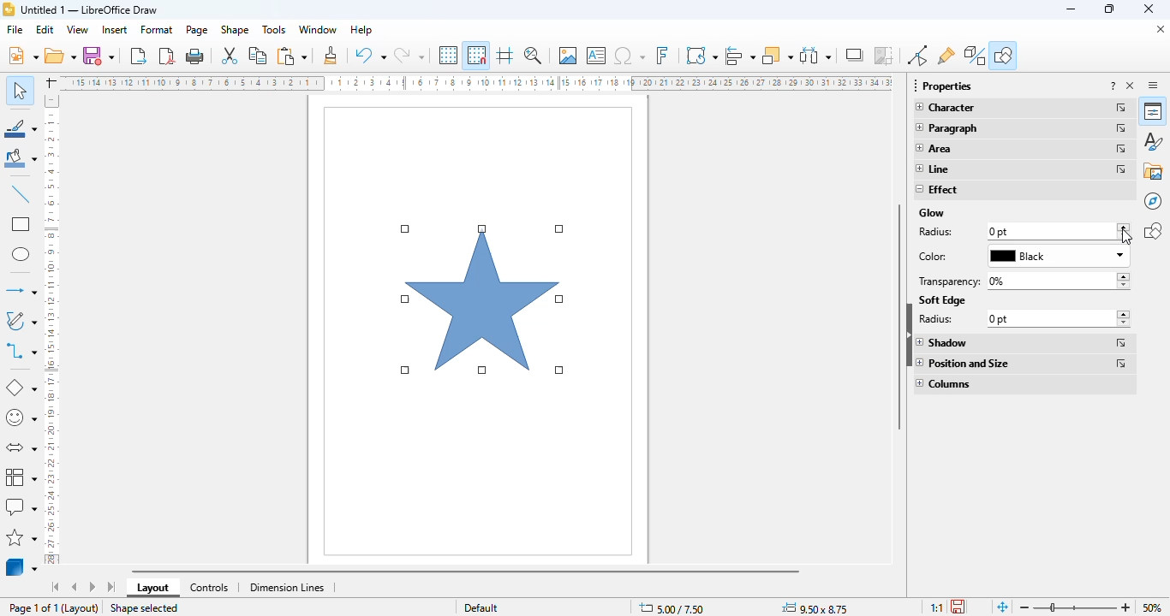 The height and width of the screenshot is (616, 1170). Describe the element at coordinates (210, 589) in the screenshot. I see `controls` at that location.